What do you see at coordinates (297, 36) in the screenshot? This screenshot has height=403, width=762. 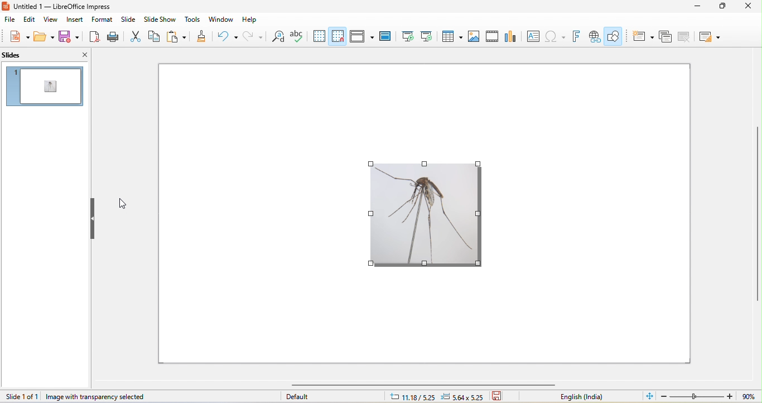 I see `spelling` at bounding box center [297, 36].